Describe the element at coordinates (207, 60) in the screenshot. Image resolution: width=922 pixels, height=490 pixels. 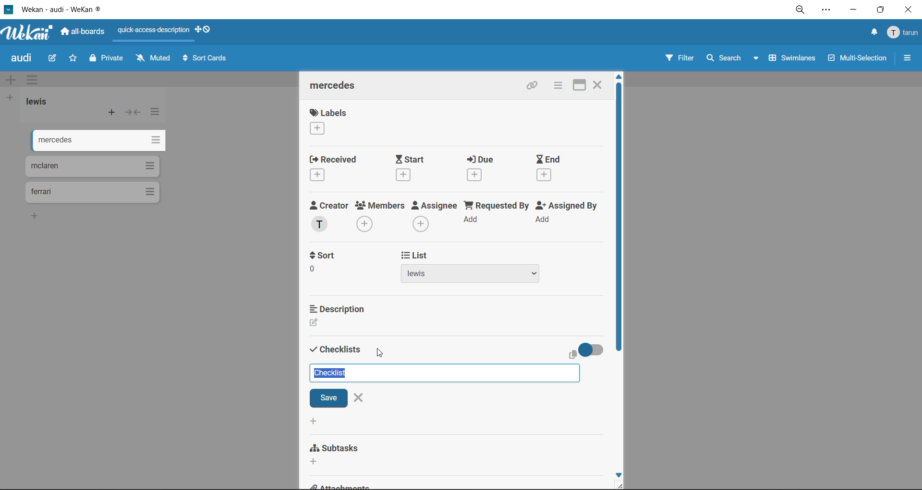
I see `sort cards` at that location.